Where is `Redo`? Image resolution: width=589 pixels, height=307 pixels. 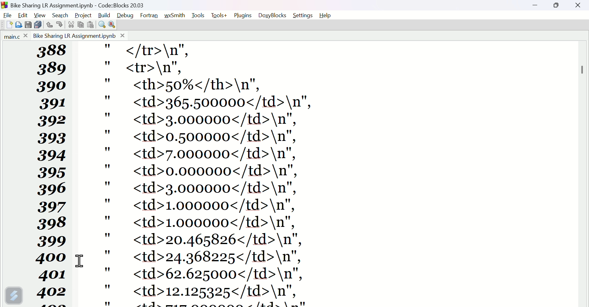 Redo is located at coordinates (58, 25).